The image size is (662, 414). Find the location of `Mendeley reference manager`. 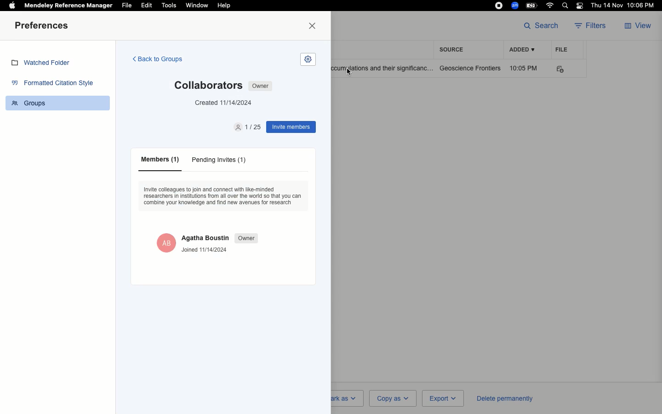

Mendeley reference manager is located at coordinates (69, 6).